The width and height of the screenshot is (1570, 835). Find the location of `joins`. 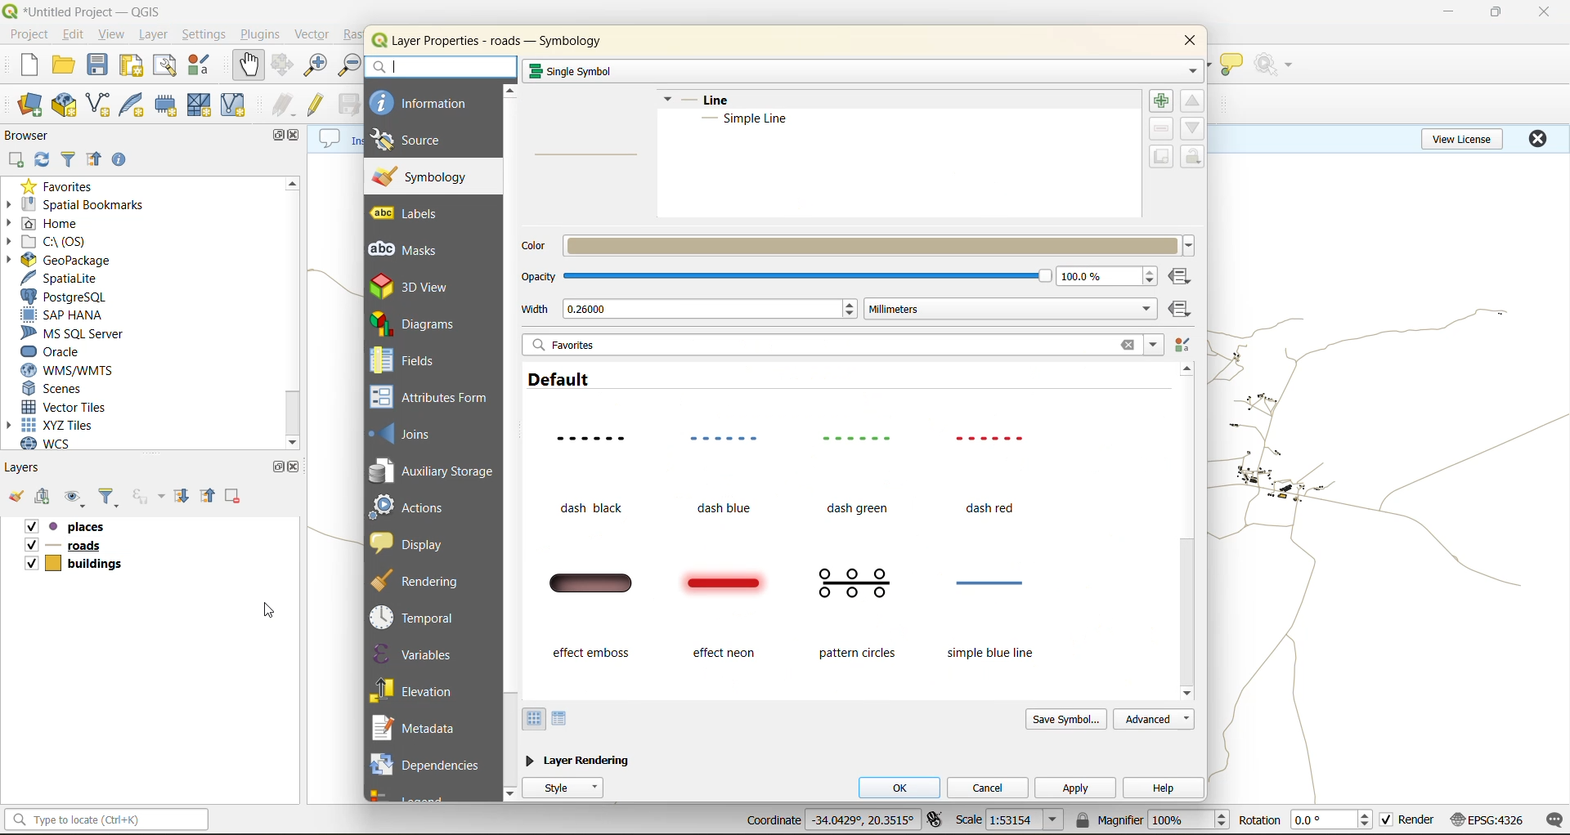

joins is located at coordinates (410, 434).